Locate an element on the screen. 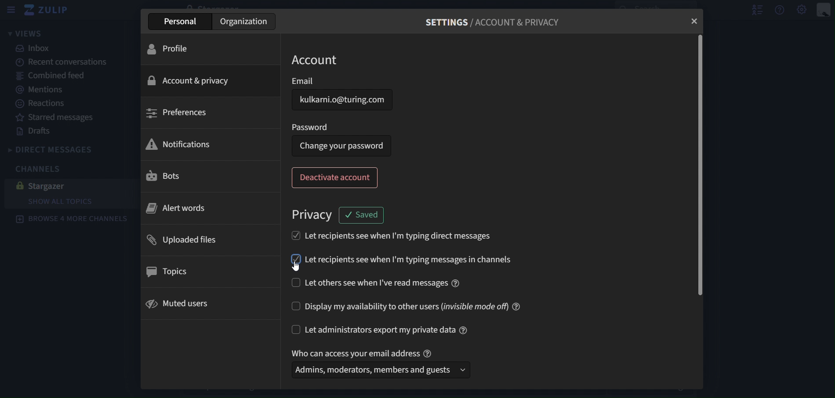 This screenshot has width=835, height=398. let others see when i've read message is located at coordinates (382, 284).